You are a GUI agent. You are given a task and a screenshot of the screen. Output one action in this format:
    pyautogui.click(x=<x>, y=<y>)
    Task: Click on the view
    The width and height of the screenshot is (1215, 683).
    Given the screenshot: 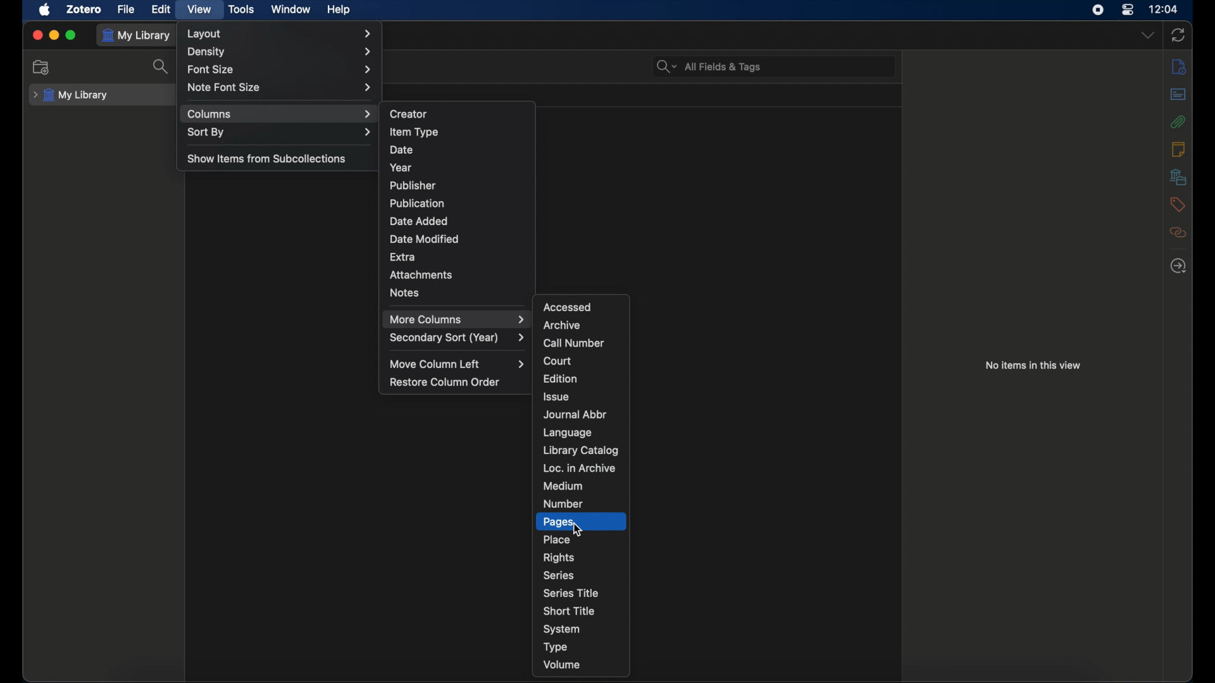 What is the action you would take?
    pyautogui.click(x=199, y=9)
    